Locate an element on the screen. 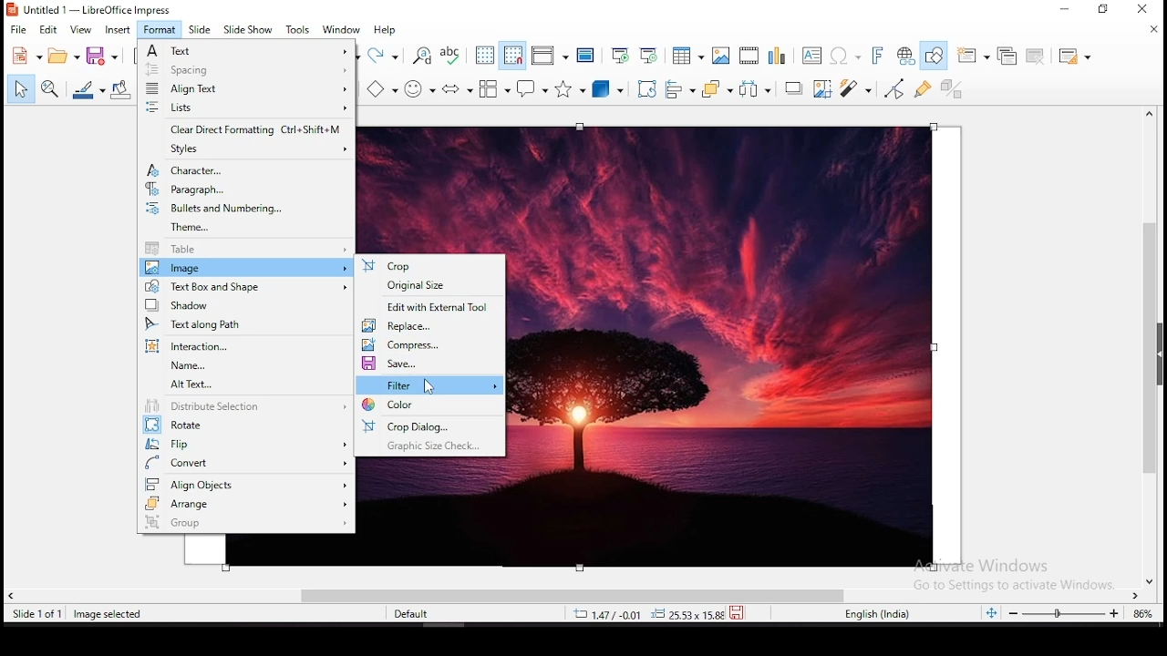  group is located at coordinates (248, 524).